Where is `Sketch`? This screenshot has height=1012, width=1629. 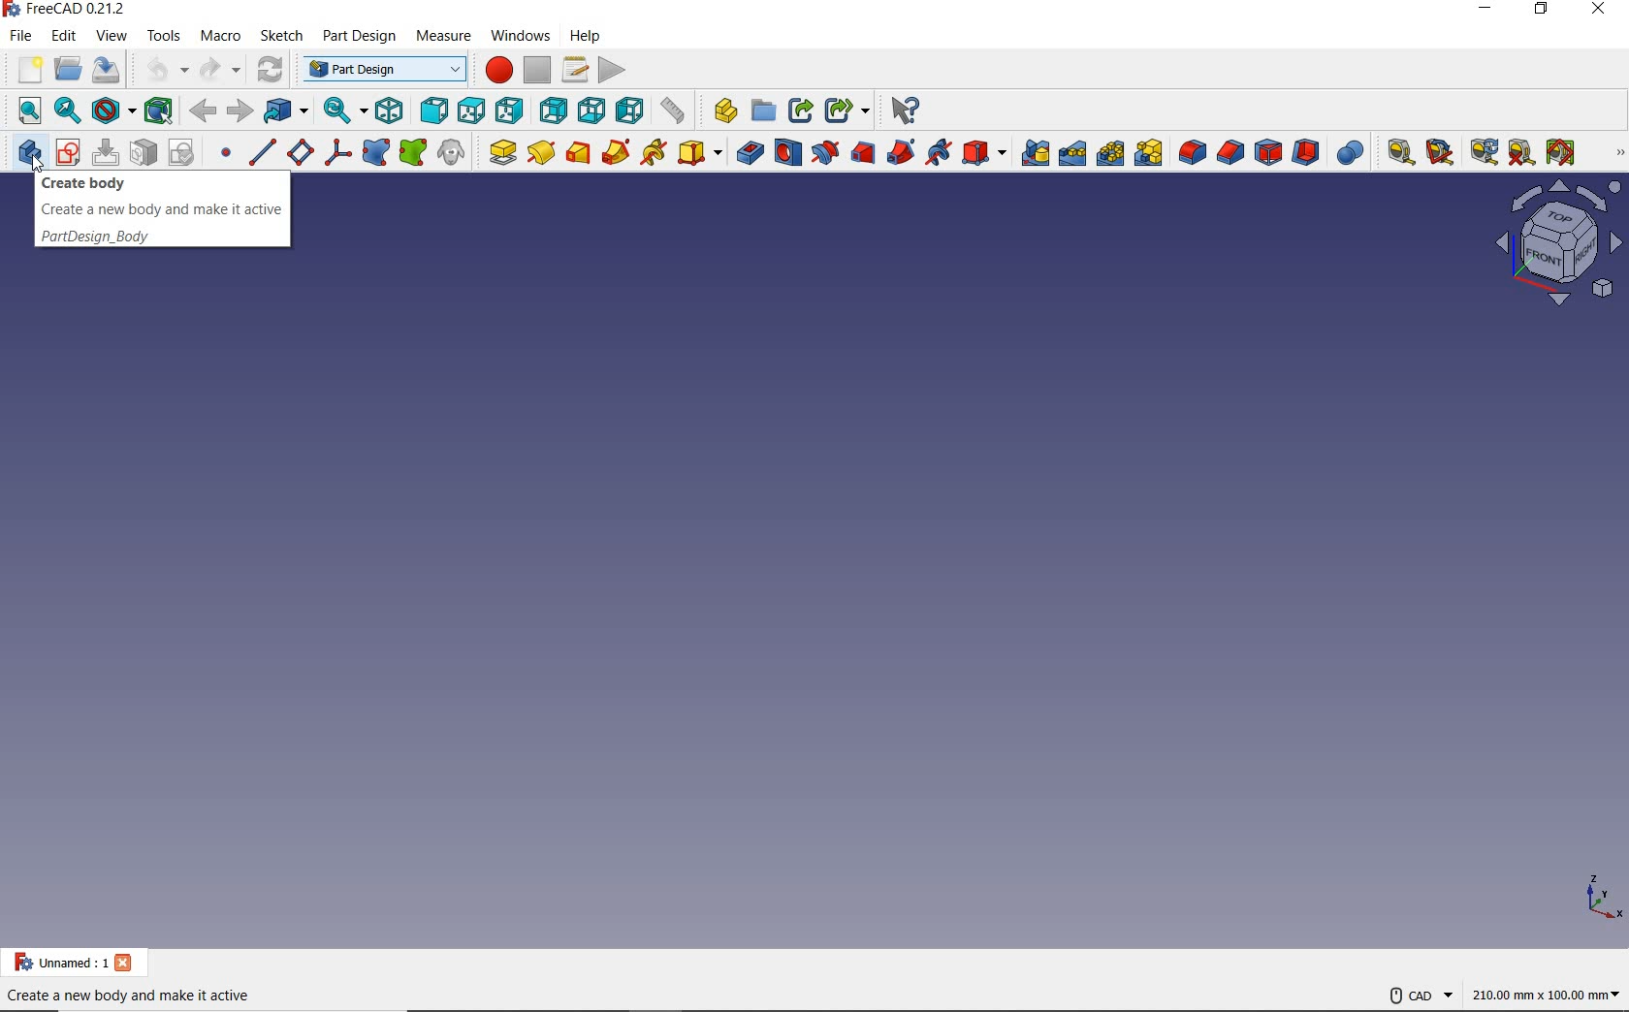
Sketch is located at coordinates (278, 41).